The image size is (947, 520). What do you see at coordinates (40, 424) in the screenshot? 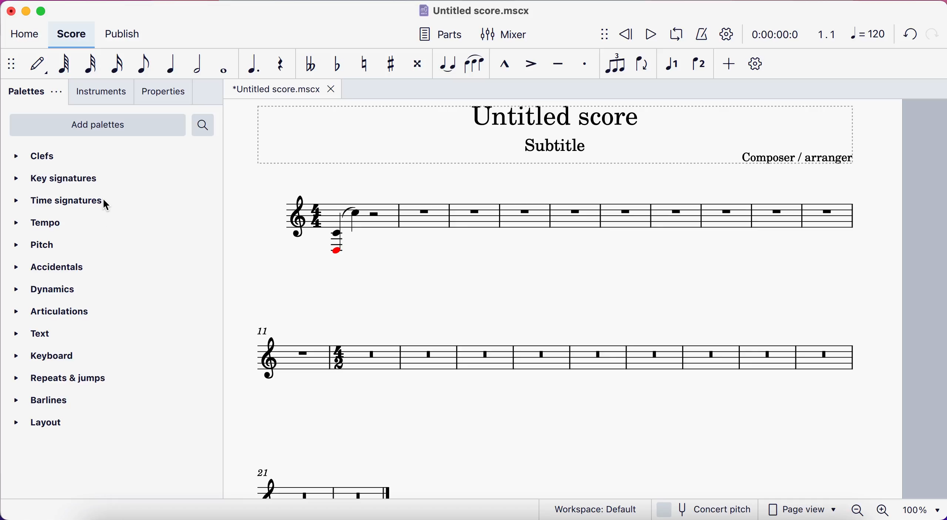
I see `layout` at bounding box center [40, 424].